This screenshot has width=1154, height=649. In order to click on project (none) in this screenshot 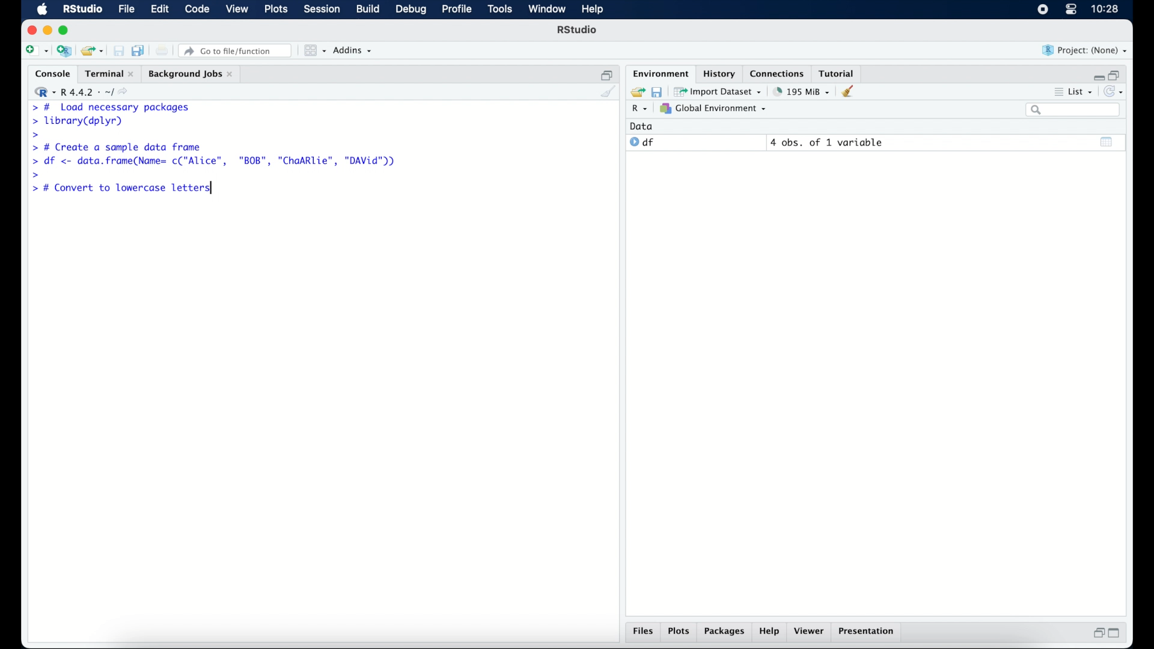, I will do `click(1085, 50)`.